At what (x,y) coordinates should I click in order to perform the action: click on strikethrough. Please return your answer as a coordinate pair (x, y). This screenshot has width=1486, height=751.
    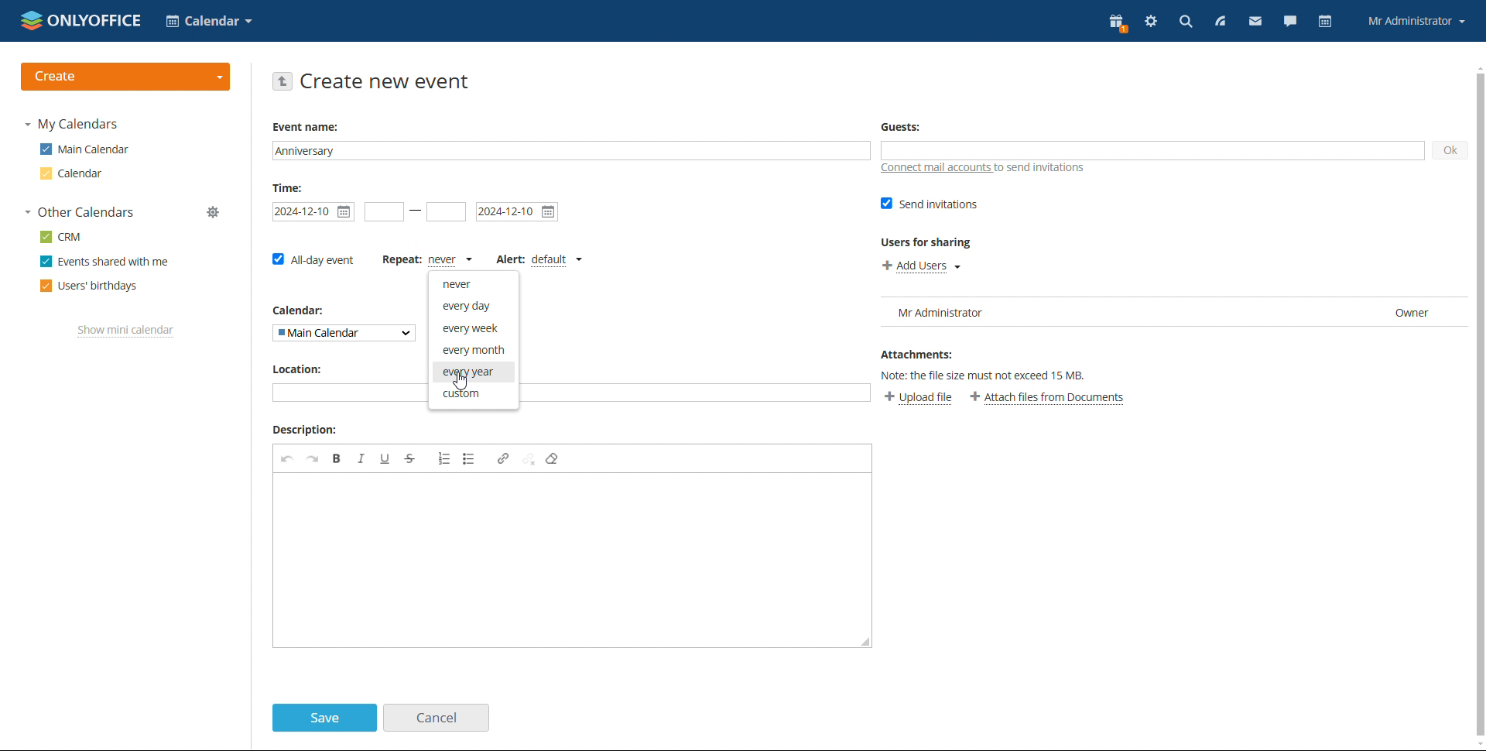
    Looking at the image, I should click on (410, 458).